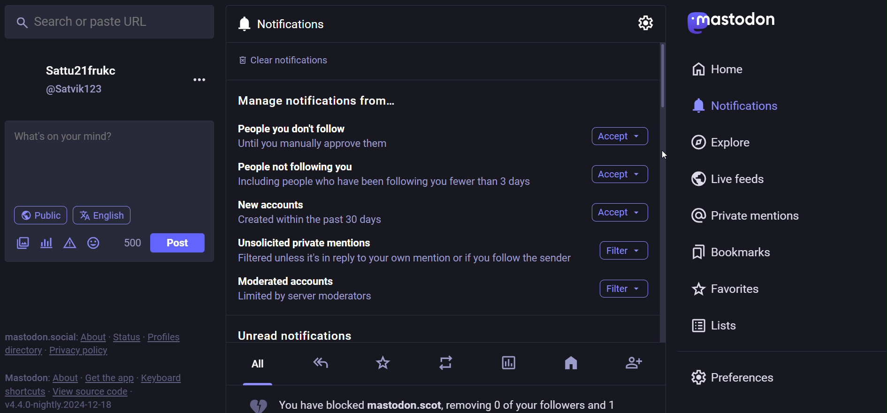  What do you see at coordinates (650, 21) in the screenshot?
I see `setting` at bounding box center [650, 21].